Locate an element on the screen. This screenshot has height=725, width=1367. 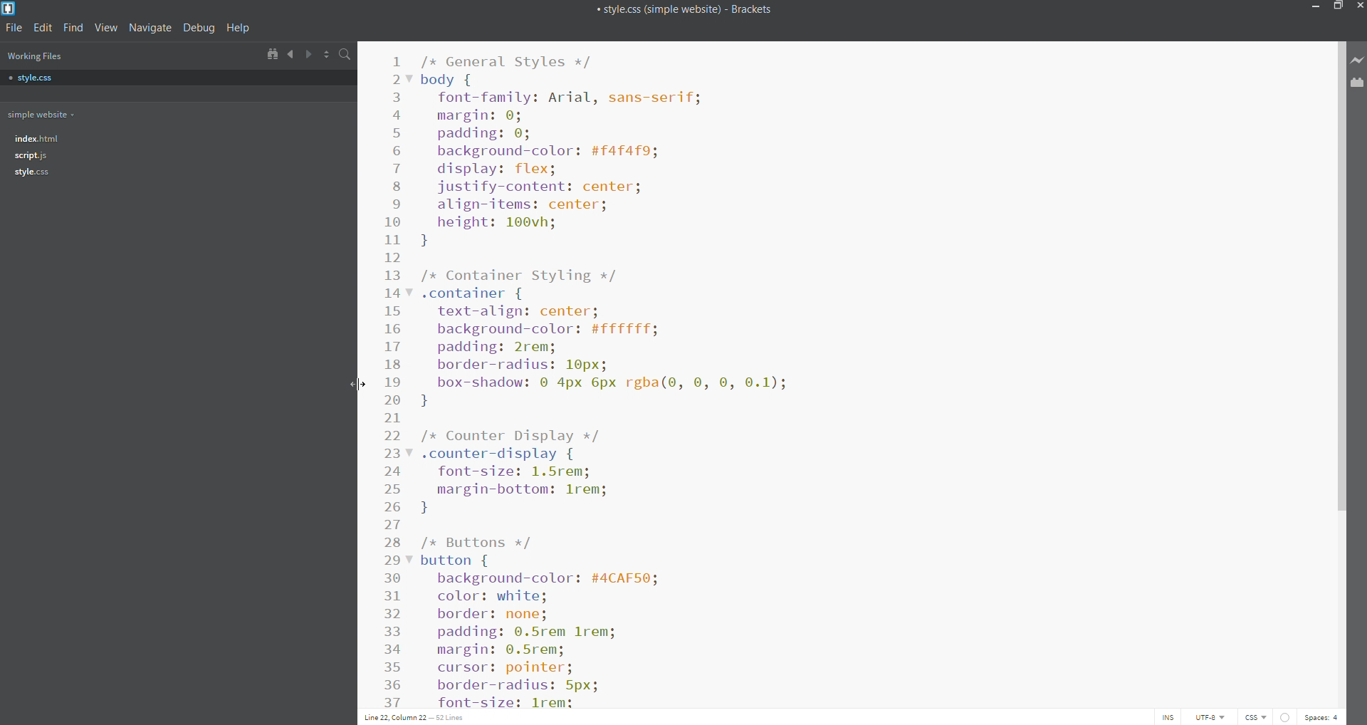
brackets is located at coordinates (11, 9).